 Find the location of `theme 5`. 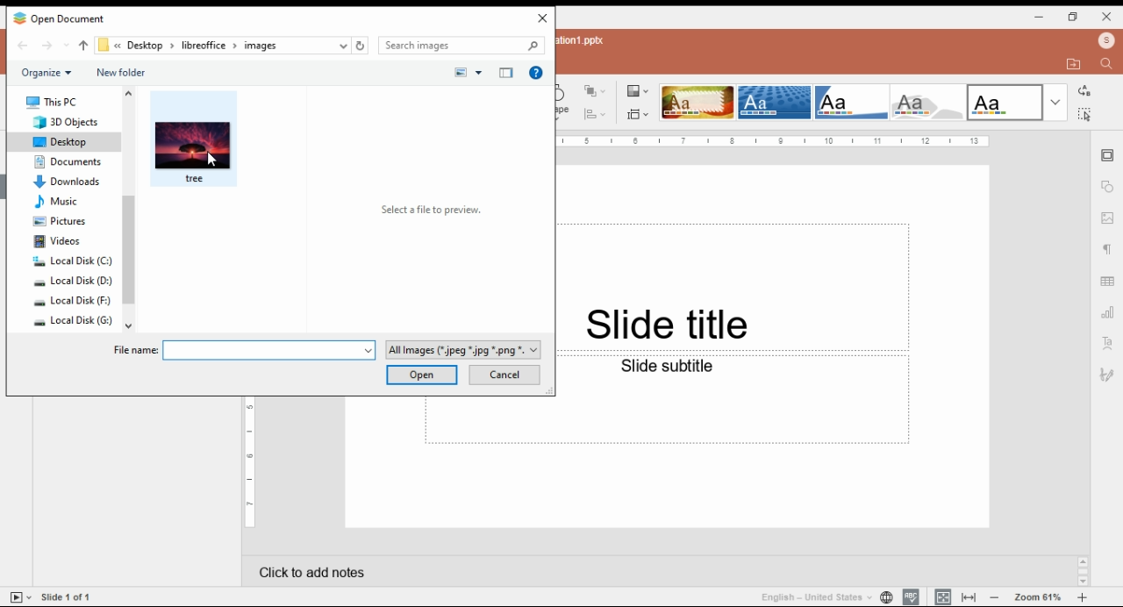

theme 5 is located at coordinates (1005, 103).